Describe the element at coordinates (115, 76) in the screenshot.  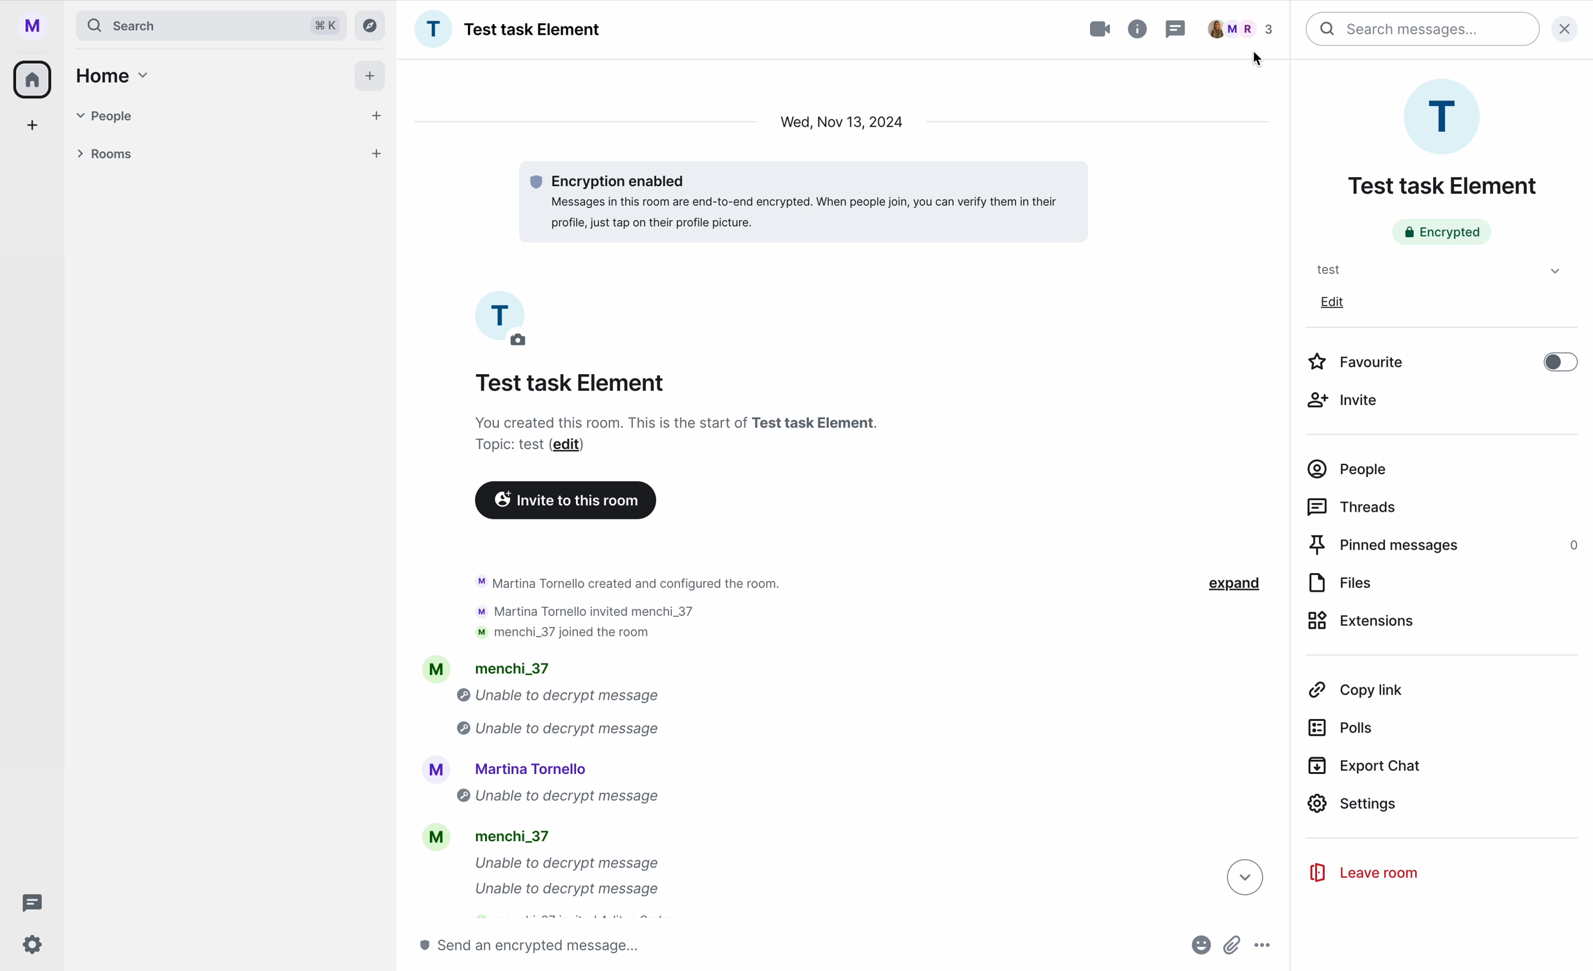
I see `home` at that location.